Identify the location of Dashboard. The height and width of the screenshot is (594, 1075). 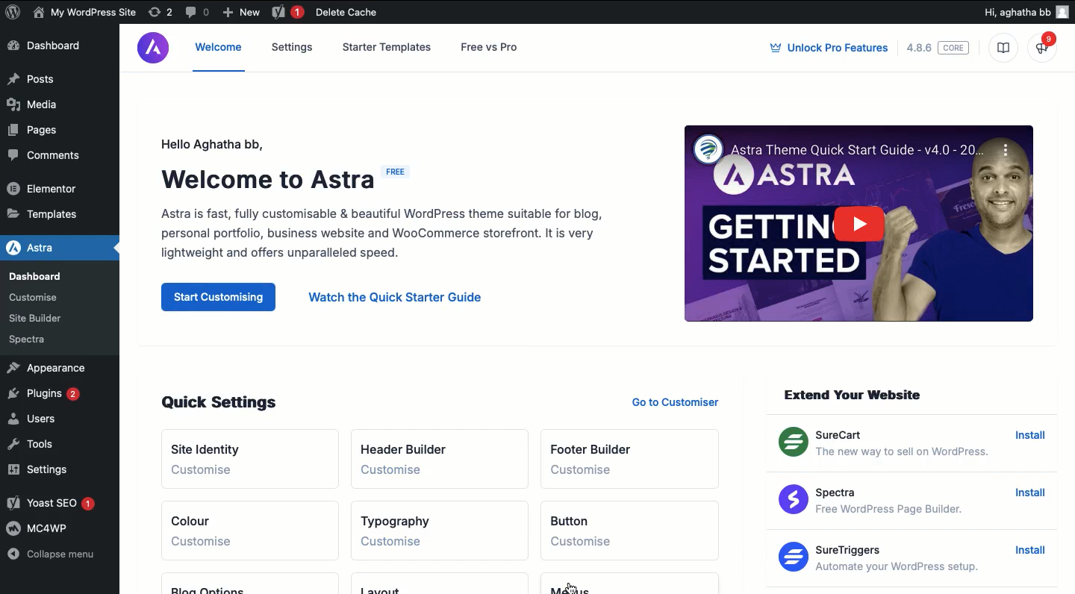
(43, 276).